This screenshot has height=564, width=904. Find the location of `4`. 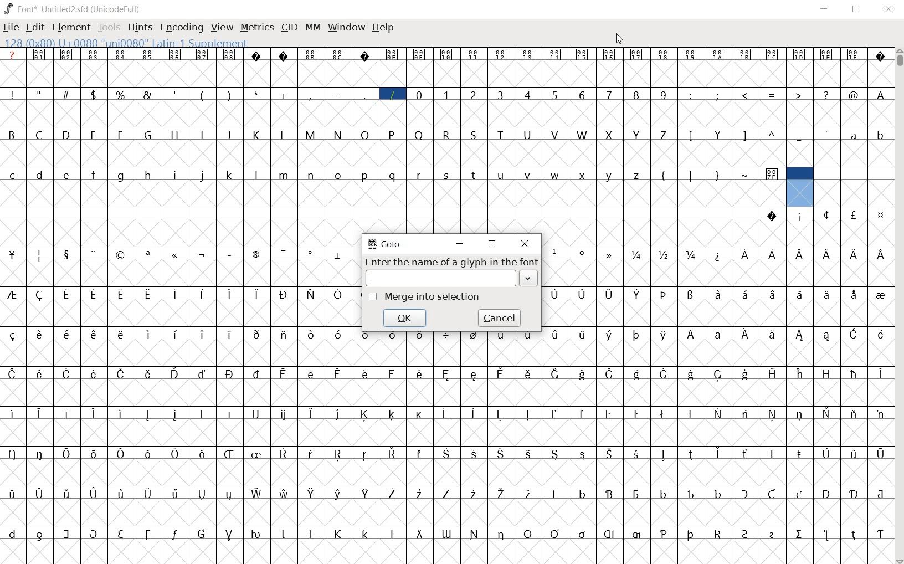

4 is located at coordinates (529, 95).